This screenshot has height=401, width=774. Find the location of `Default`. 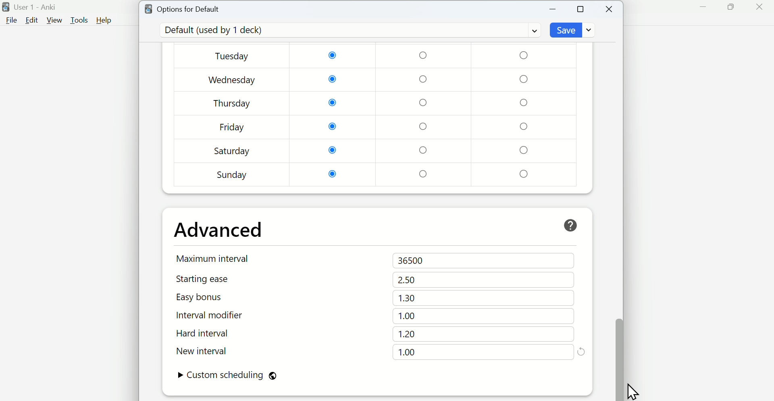

Default is located at coordinates (349, 30).